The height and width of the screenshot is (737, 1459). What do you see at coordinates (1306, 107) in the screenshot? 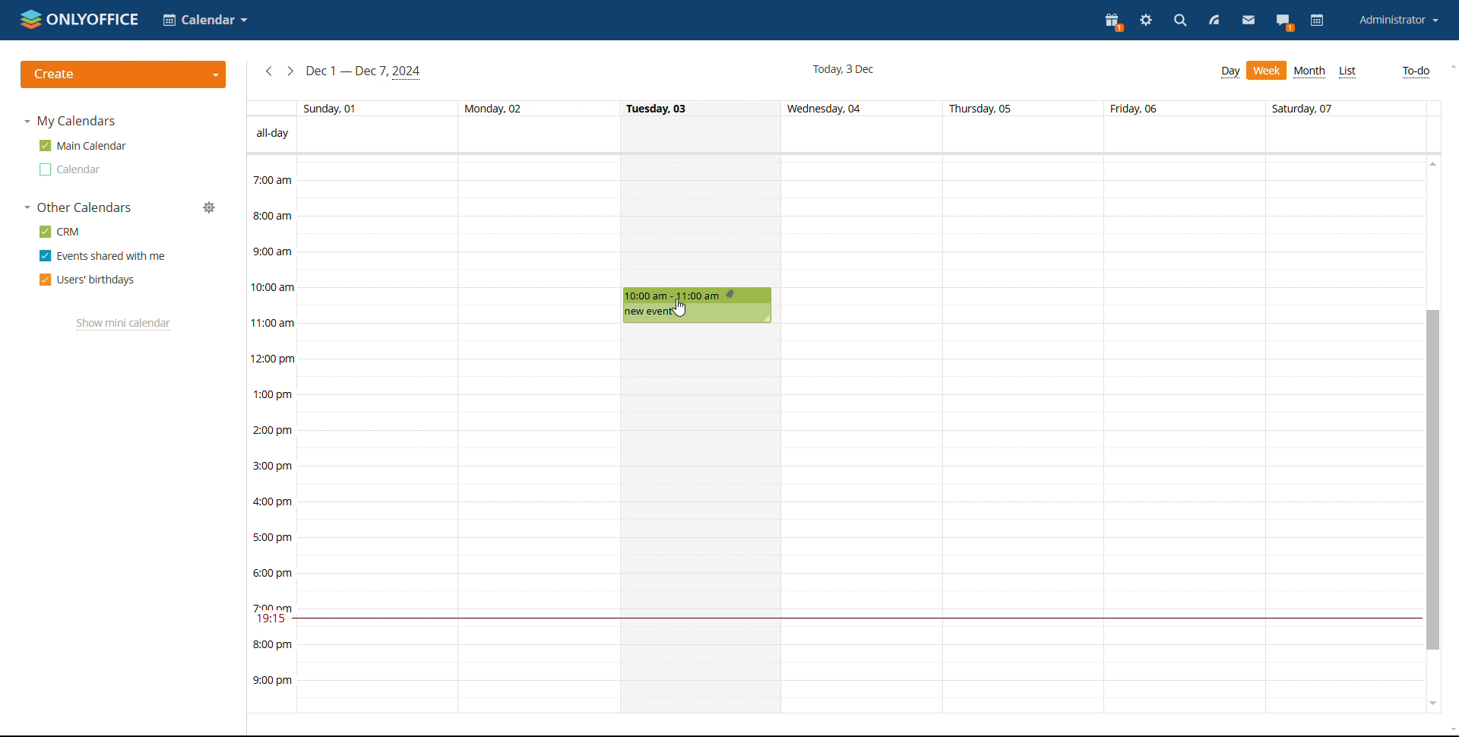
I see `Saturday, 07` at bounding box center [1306, 107].